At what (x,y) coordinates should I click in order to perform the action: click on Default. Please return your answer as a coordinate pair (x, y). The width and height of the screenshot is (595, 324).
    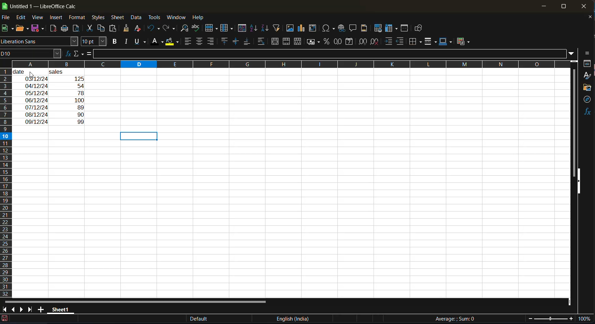
    Looking at the image, I should click on (198, 319).